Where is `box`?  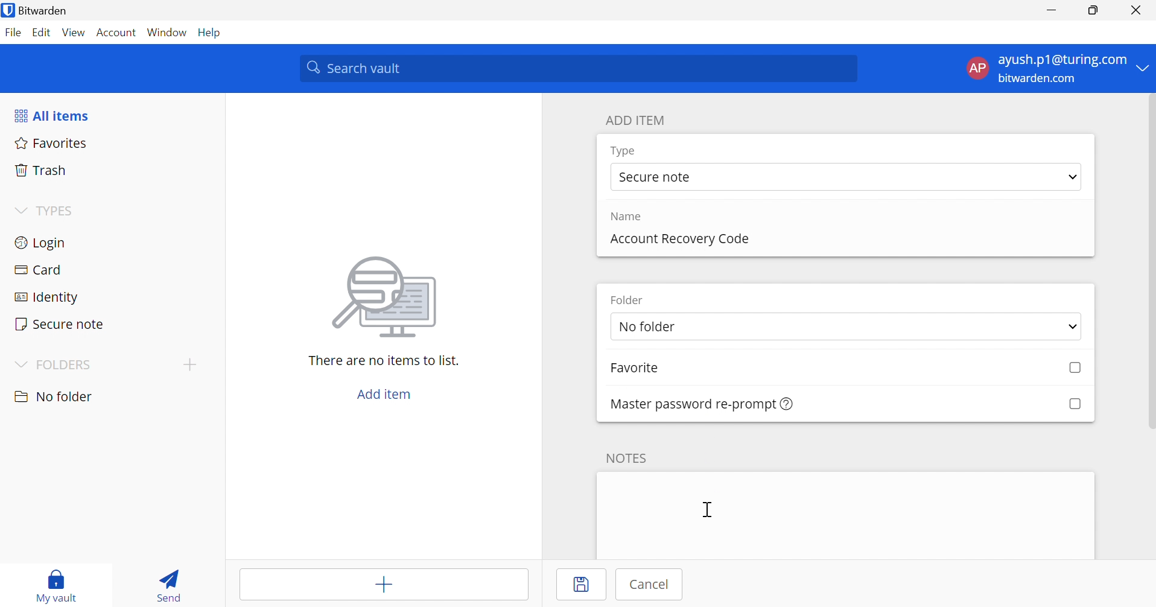 box is located at coordinates (1075, 403).